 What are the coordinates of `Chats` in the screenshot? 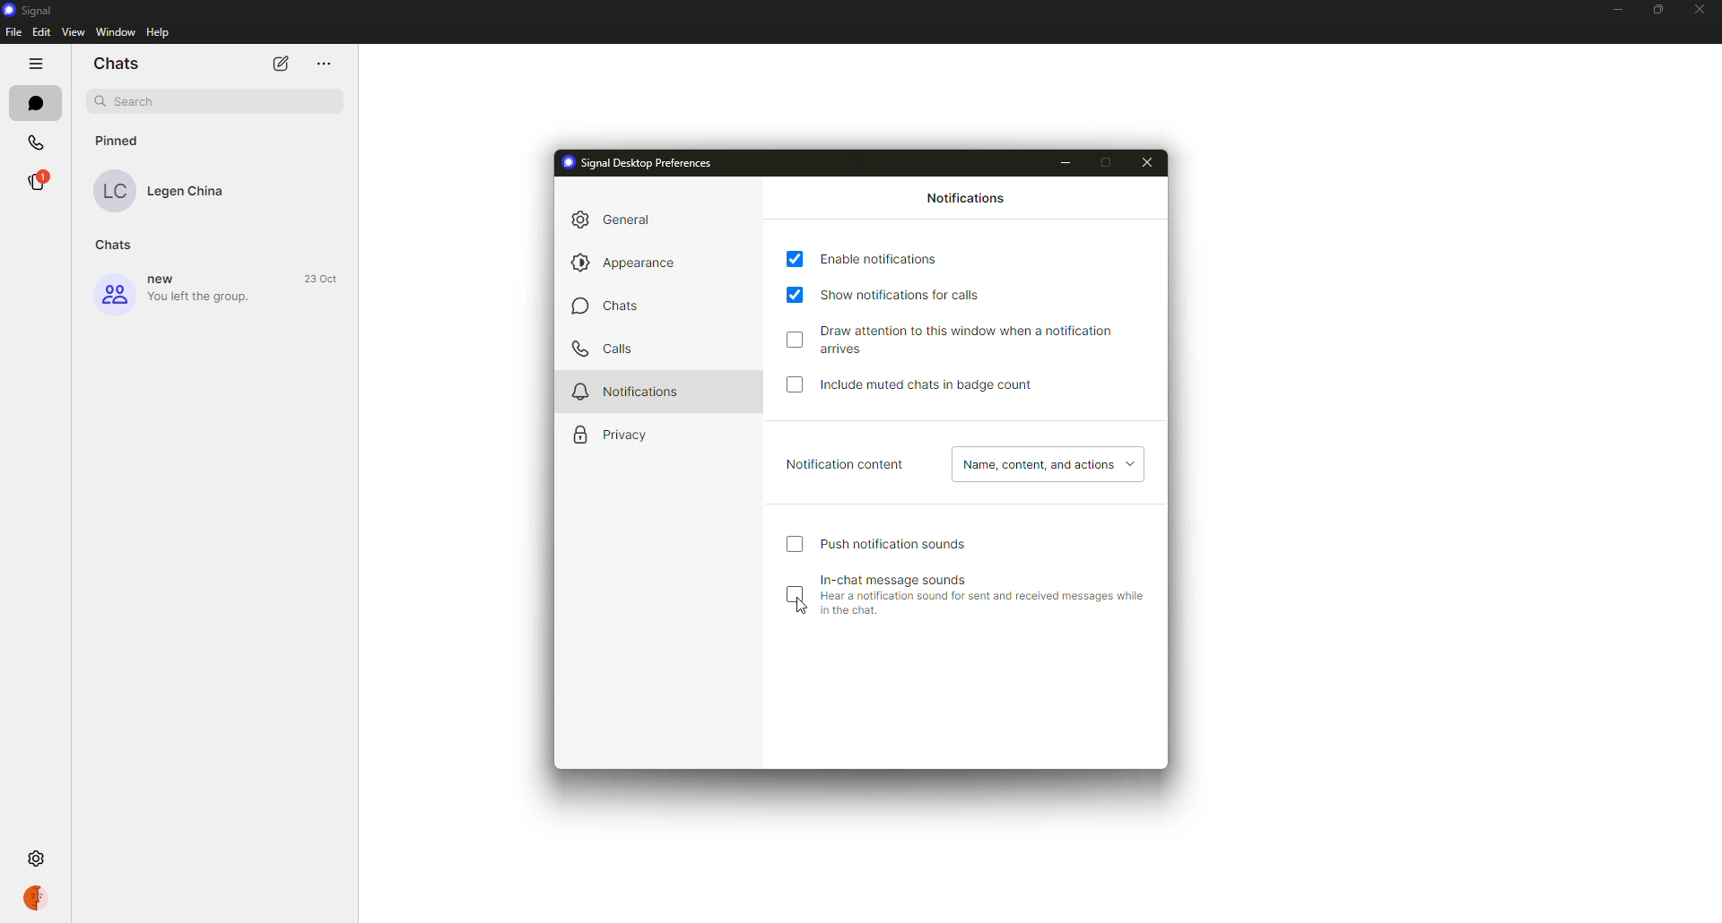 It's located at (116, 245).